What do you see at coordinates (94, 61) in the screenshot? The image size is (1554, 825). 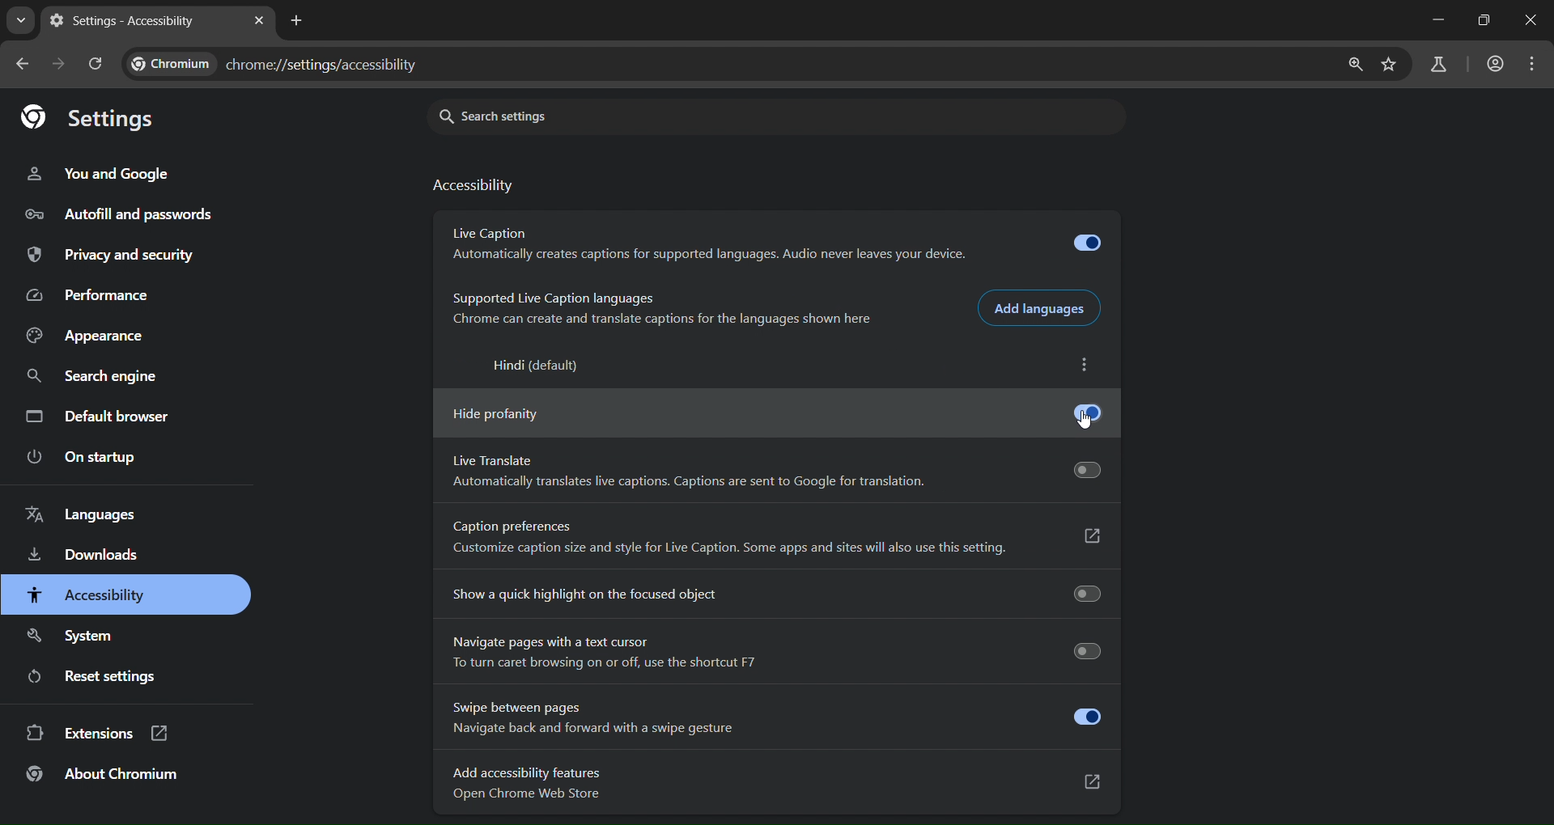 I see `reload page` at bounding box center [94, 61].